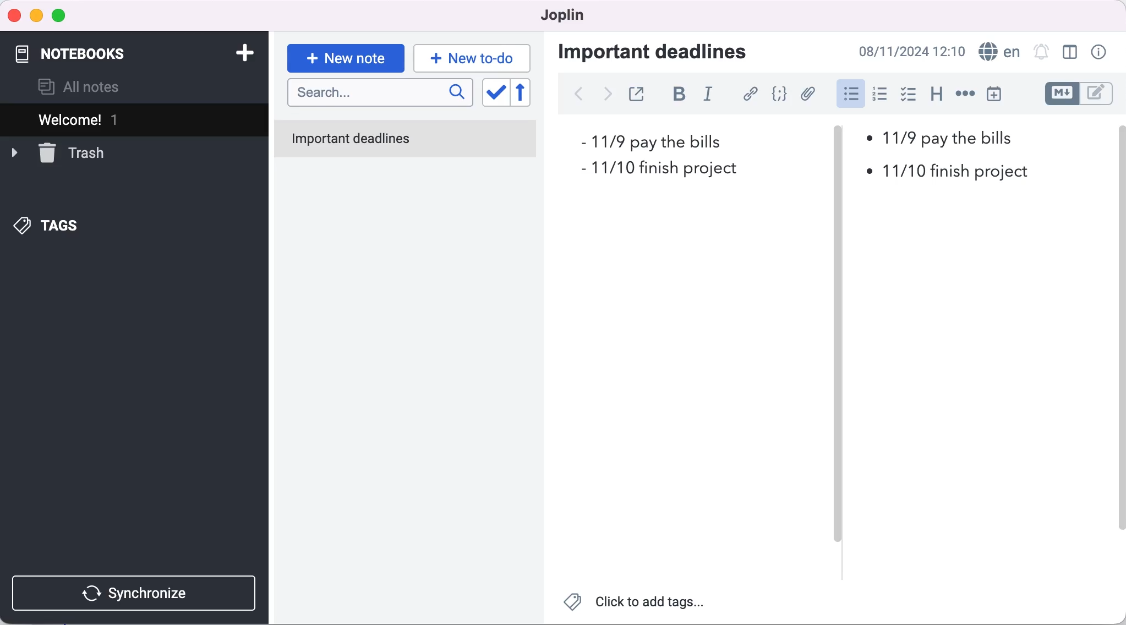 The height and width of the screenshot is (625, 1126). Describe the element at coordinates (14, 14) in the screenshot. I see `close` at that location.